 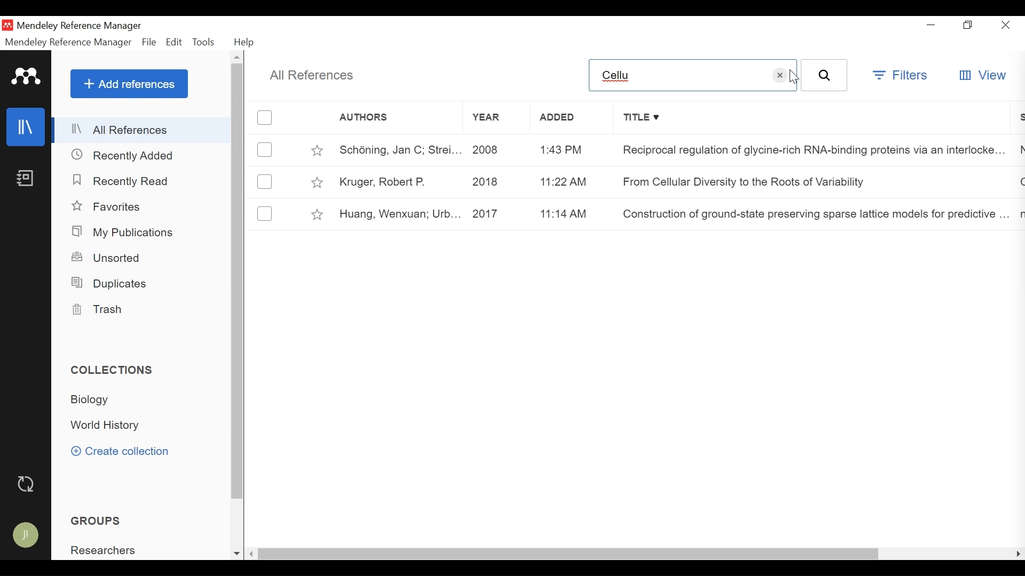 I want to click on Mendeley Desktop Icon, so click(x=7, y=25).